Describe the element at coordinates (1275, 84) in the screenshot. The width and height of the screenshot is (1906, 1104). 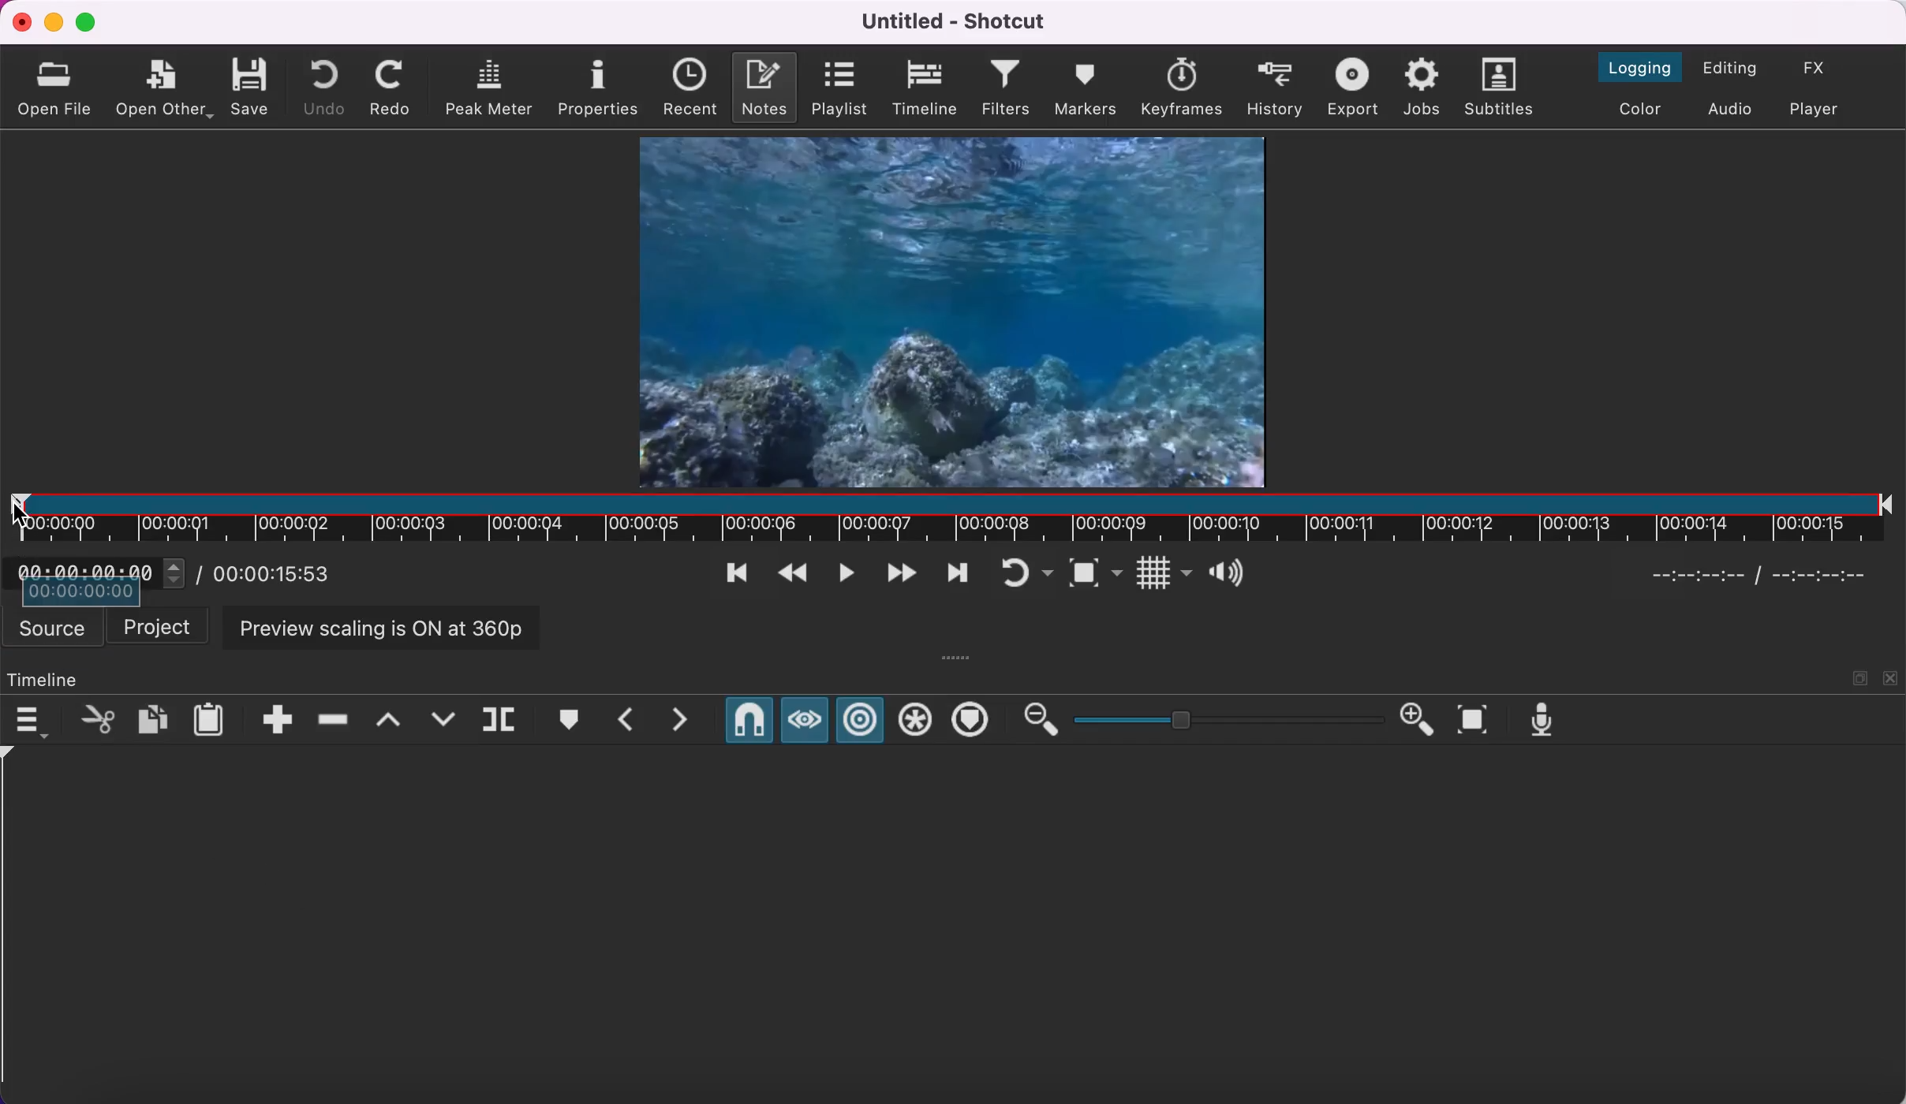
I see `history` at that location.